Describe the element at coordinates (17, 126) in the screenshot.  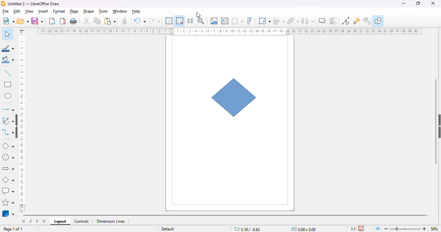
I see `show` at that location.